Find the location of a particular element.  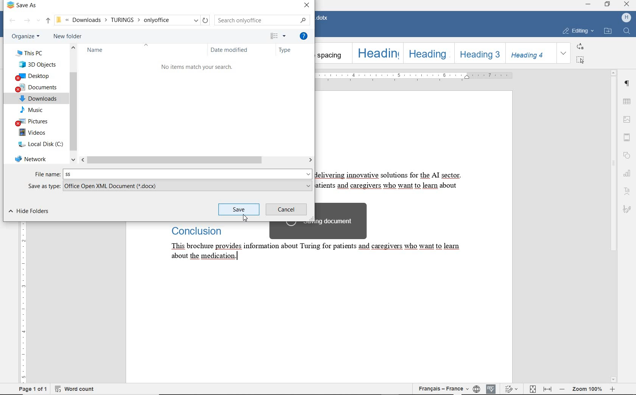

Recent location is located at coordinates (39, 22).